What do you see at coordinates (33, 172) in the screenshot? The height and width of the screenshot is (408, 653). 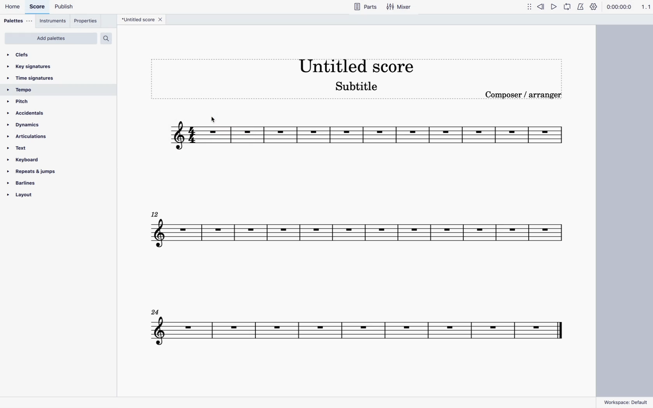 I see `repeats & jumps` at bounding box center [33, 172].